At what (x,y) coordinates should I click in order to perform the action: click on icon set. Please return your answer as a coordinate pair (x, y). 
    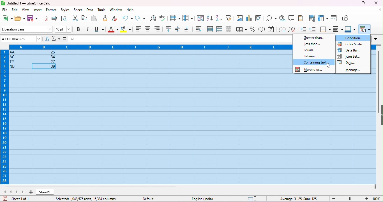
    Looking at the image, I should click on (352, 56).